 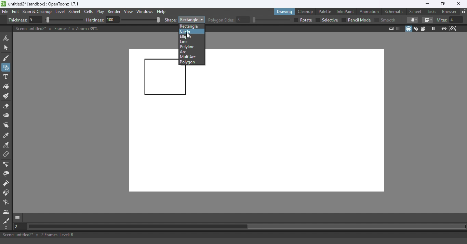 What do you see at coordinates (295, 20) in the screenshot?
I see `checkbox` at bounding box center [295, 20].